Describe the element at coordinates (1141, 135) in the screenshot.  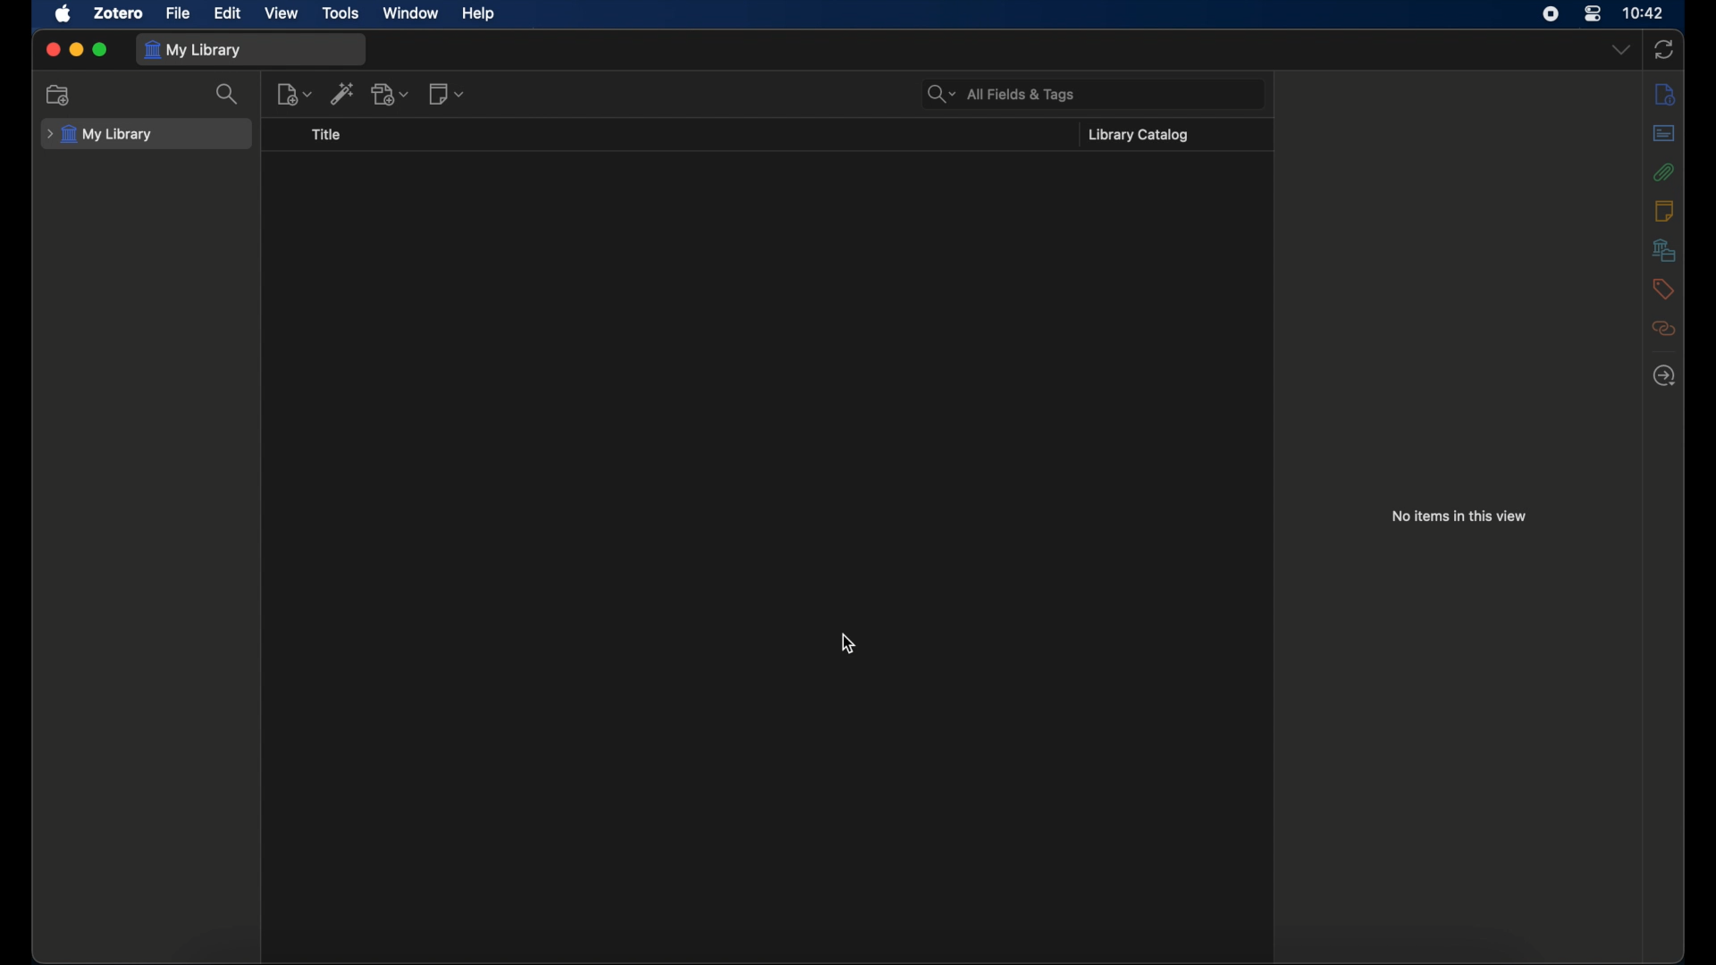
I see `library catalog` at that location.